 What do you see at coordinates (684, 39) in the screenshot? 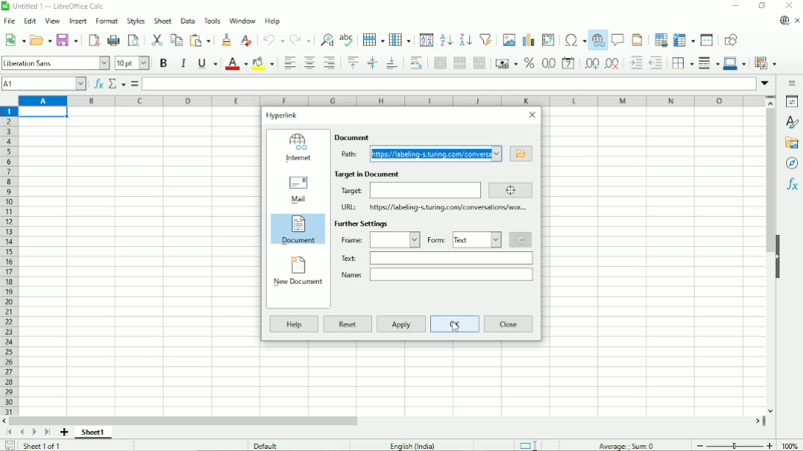
I see `Freeze rows and columns` at bounding box center [684, 39].